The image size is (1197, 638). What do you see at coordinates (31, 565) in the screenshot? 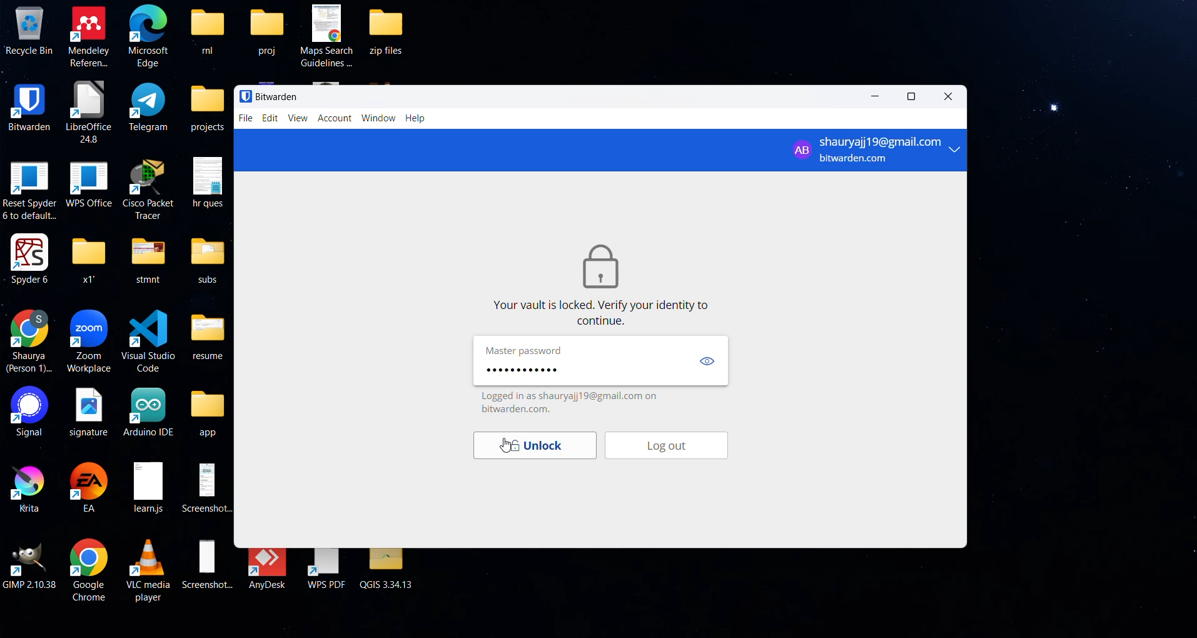
I see `GIMP 2.10.38` at bounding box center [31, 565].